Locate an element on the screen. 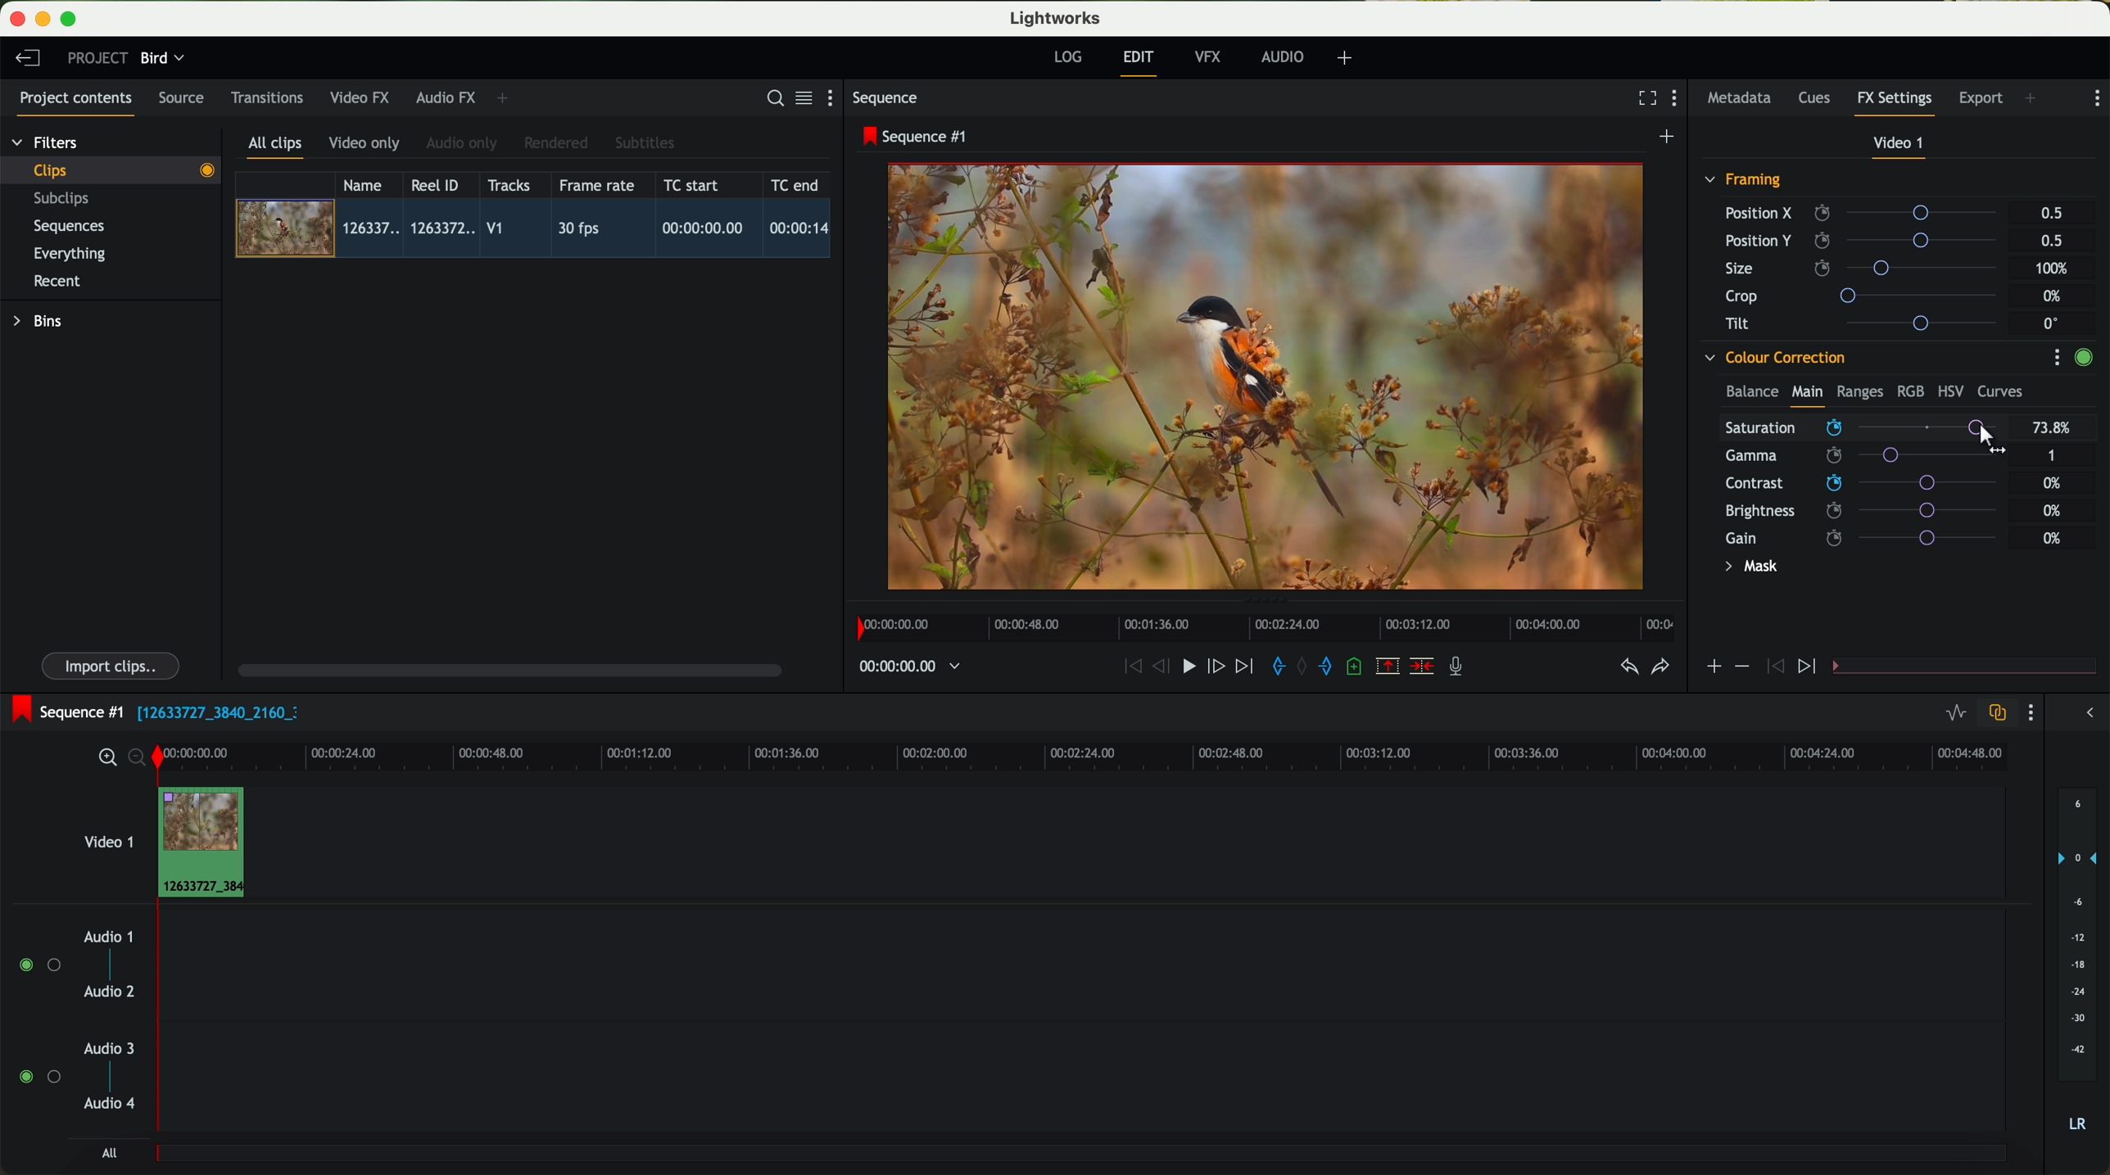 This screenshot has width=2110, height=1175. record a voice-over is located at coordinates (1462, 668).